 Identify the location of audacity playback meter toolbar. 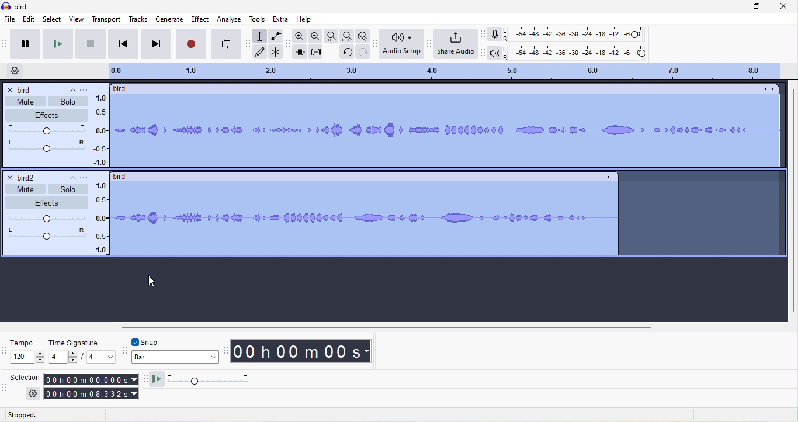
(484, 53).